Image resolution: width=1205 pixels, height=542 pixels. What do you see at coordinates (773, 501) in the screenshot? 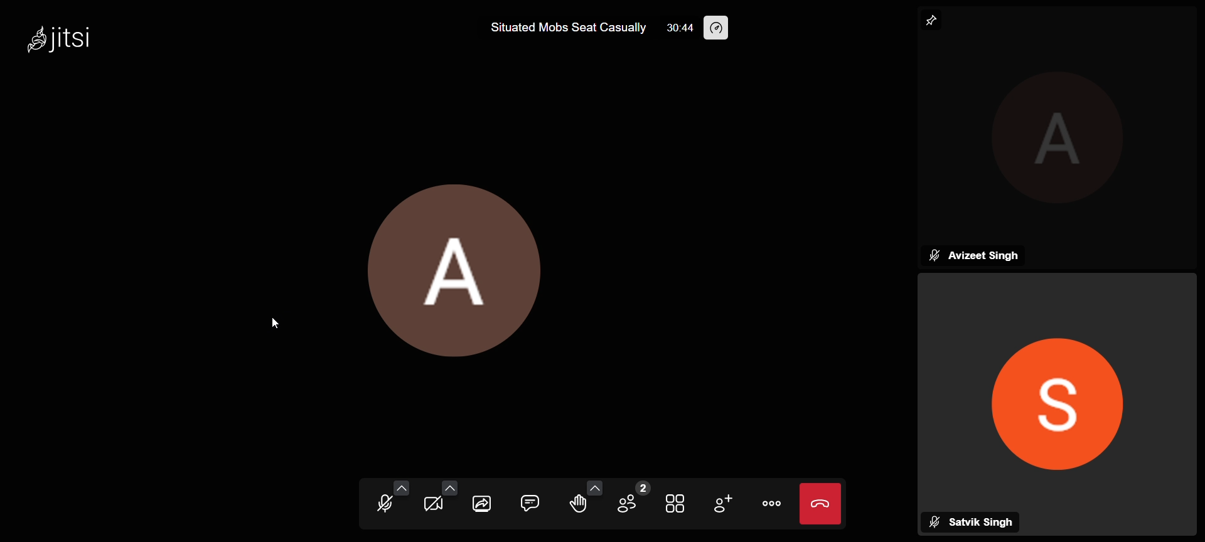
I see `more actions` at bounding box center [773, 501].